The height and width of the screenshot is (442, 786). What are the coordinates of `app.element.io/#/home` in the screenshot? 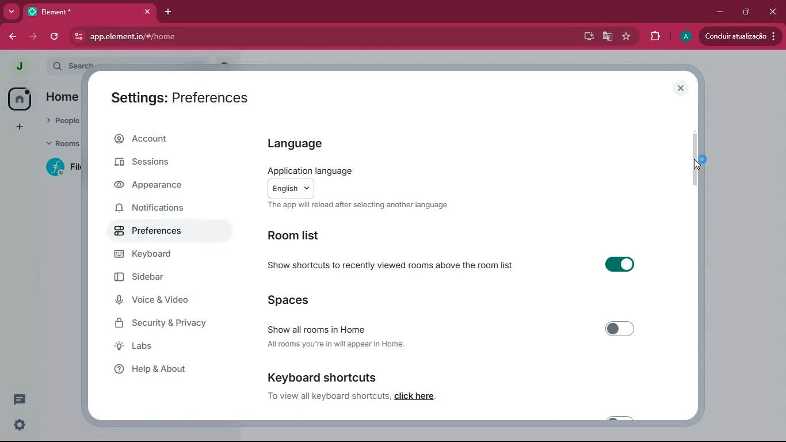 It's located at (234, 37).